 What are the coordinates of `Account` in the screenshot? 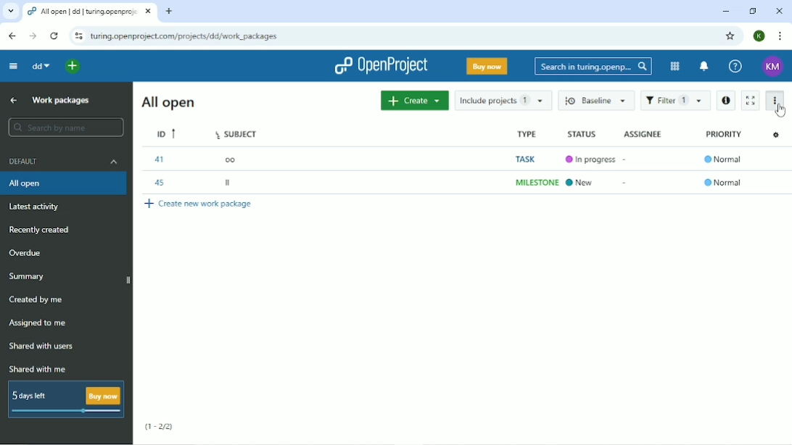 It's located at (773, 67).